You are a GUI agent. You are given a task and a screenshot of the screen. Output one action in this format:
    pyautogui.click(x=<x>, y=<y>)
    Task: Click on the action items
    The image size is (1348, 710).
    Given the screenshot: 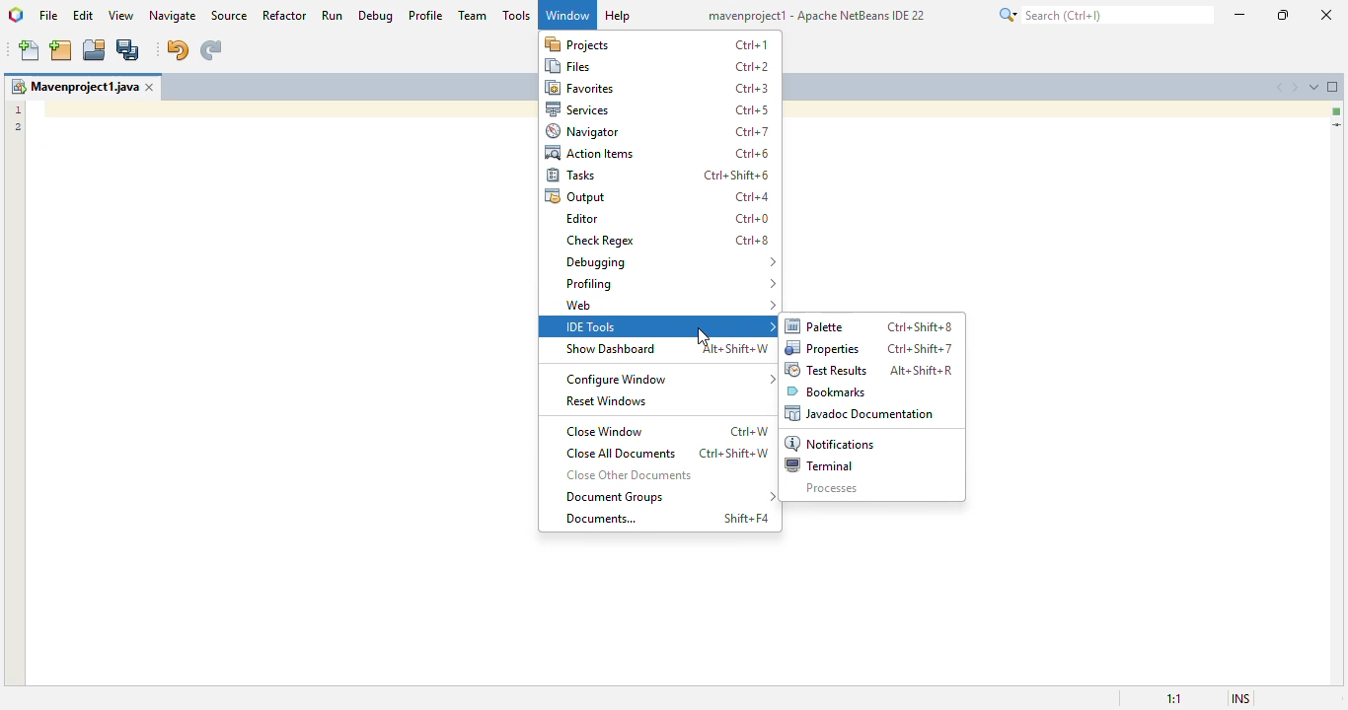 What is the action you would take?
    pyautogui.click(x=590, y=153)
    